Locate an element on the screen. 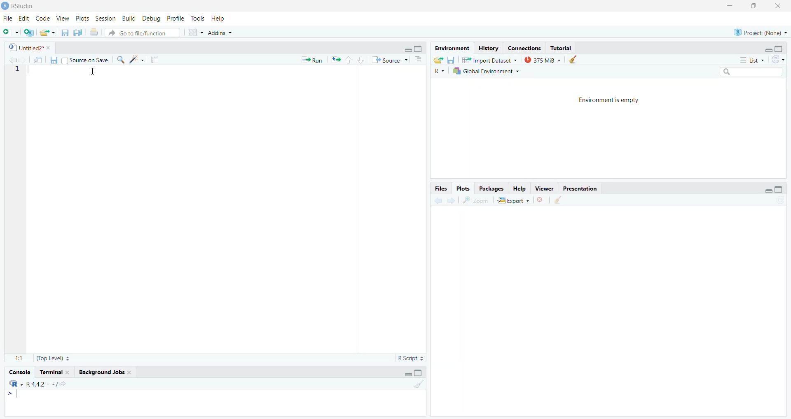  R is located at coordinates (439, 71).